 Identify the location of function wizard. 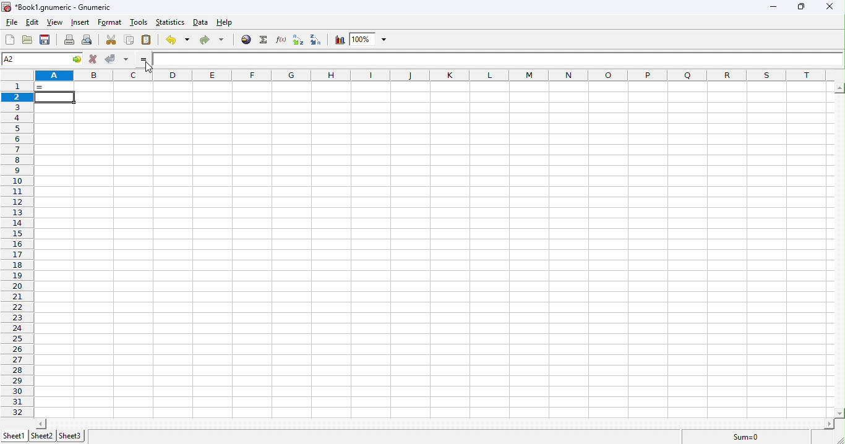
(281, 40).